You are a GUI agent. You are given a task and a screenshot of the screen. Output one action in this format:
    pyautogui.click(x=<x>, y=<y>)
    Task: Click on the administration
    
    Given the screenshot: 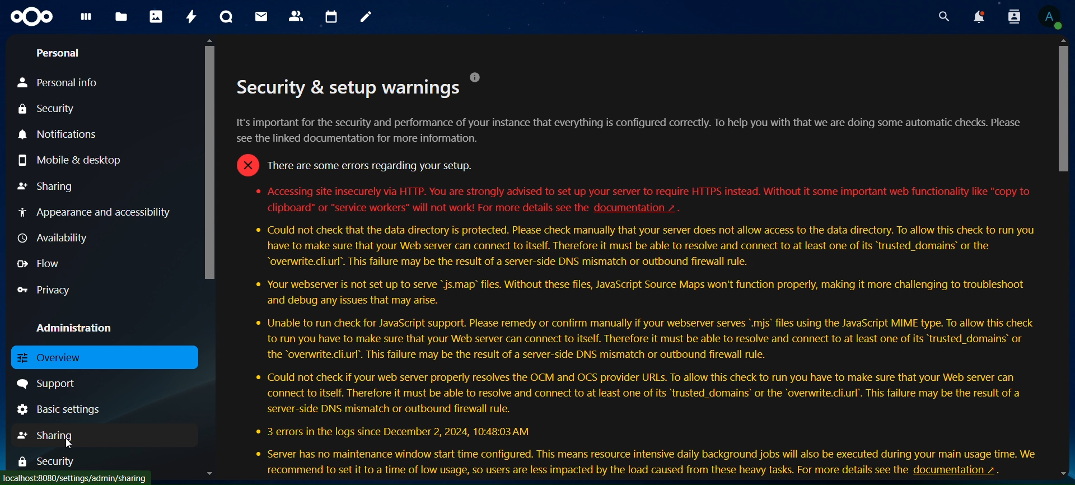 What is the action you would take?
    pyautogui.click(x=73, y=328)
    